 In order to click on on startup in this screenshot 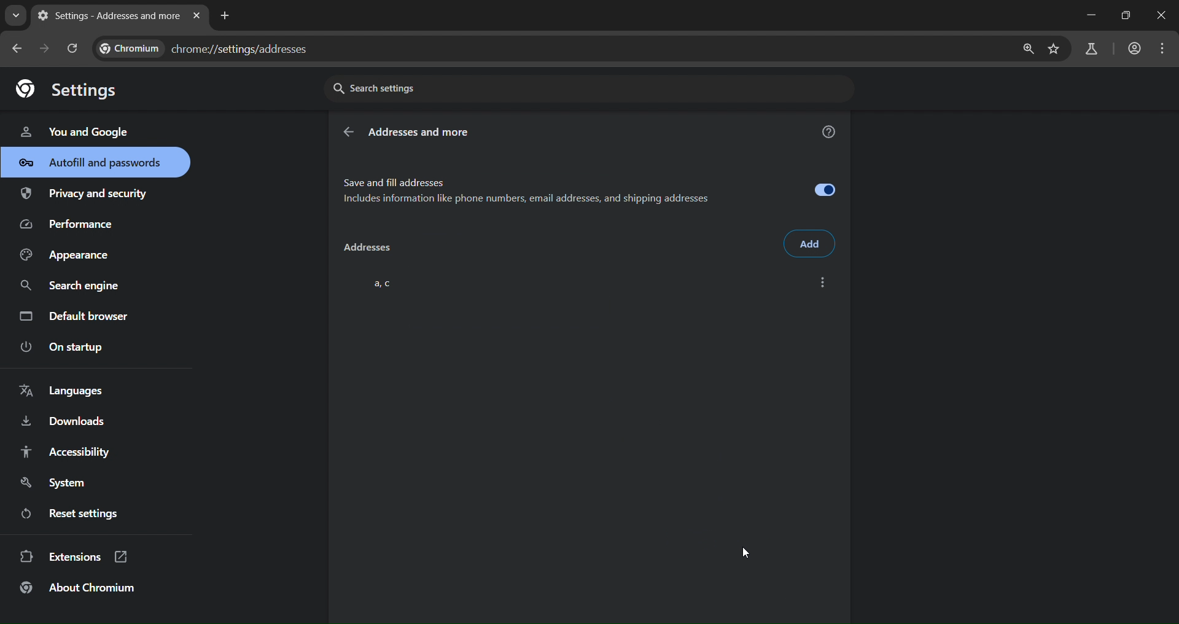, I will do `click(70, 348)`.